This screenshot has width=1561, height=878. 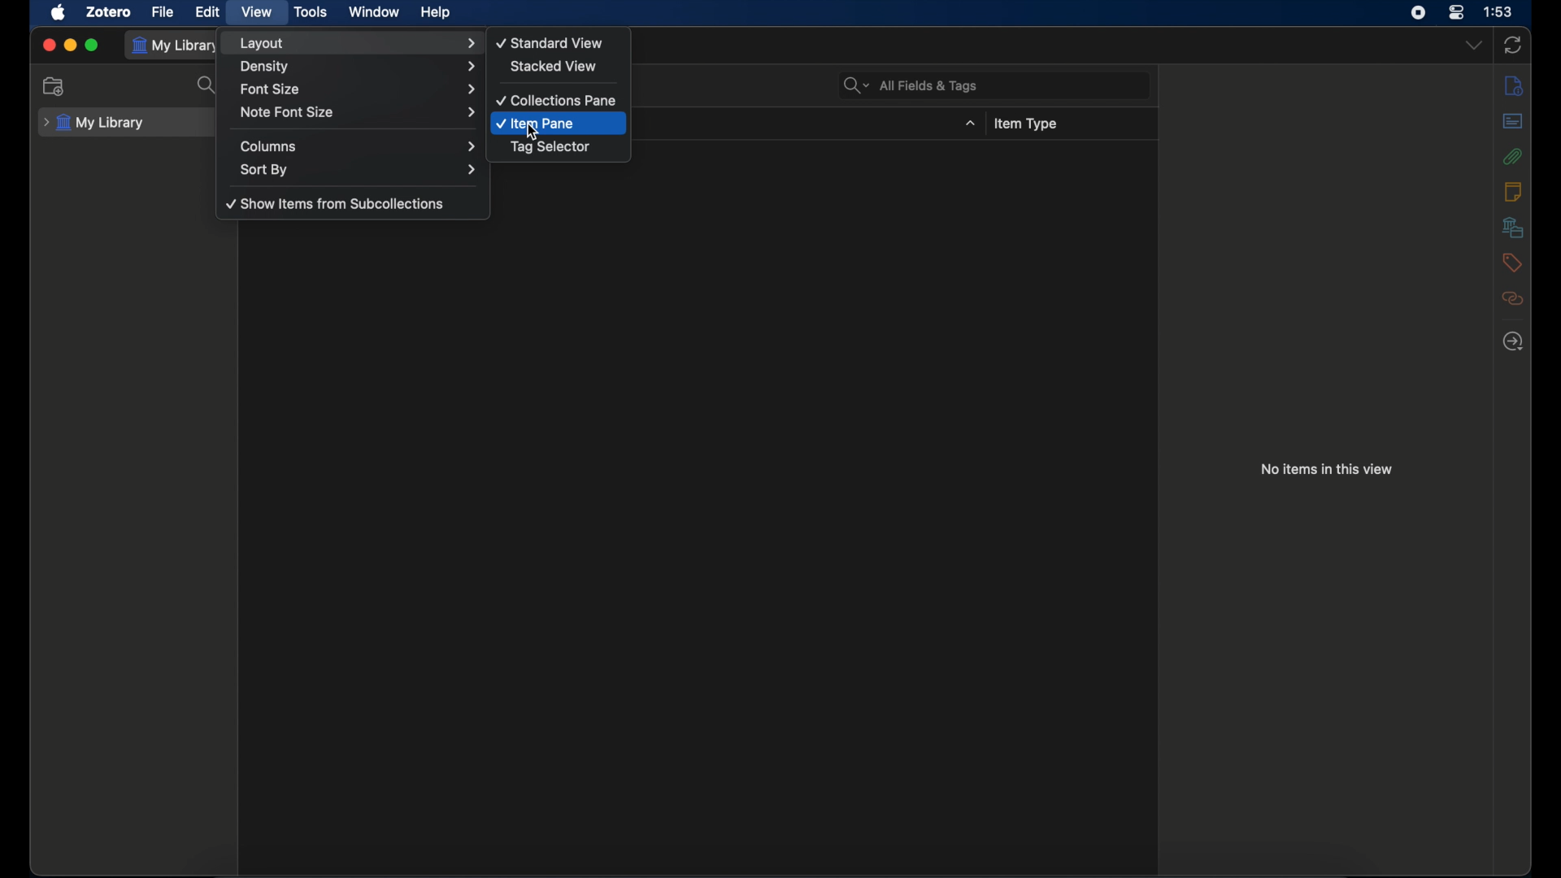 I want to click on libraries, so click(x=1513, y=227).